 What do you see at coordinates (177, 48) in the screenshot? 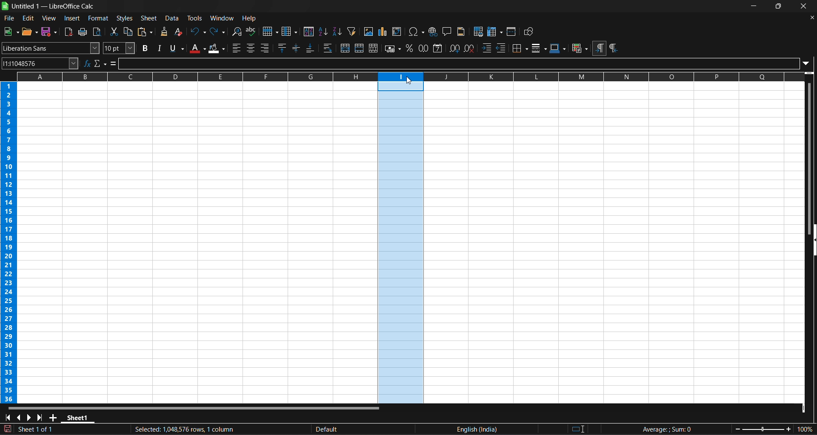
I see `underline` at bounding box center [177, 48].